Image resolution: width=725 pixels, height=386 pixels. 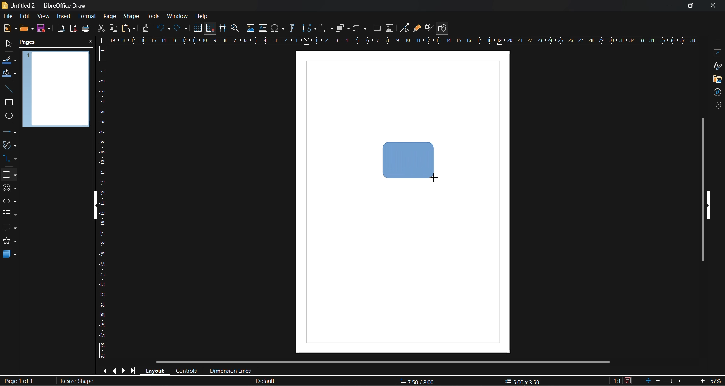 I want to click on help, so click(x=202, y=17).